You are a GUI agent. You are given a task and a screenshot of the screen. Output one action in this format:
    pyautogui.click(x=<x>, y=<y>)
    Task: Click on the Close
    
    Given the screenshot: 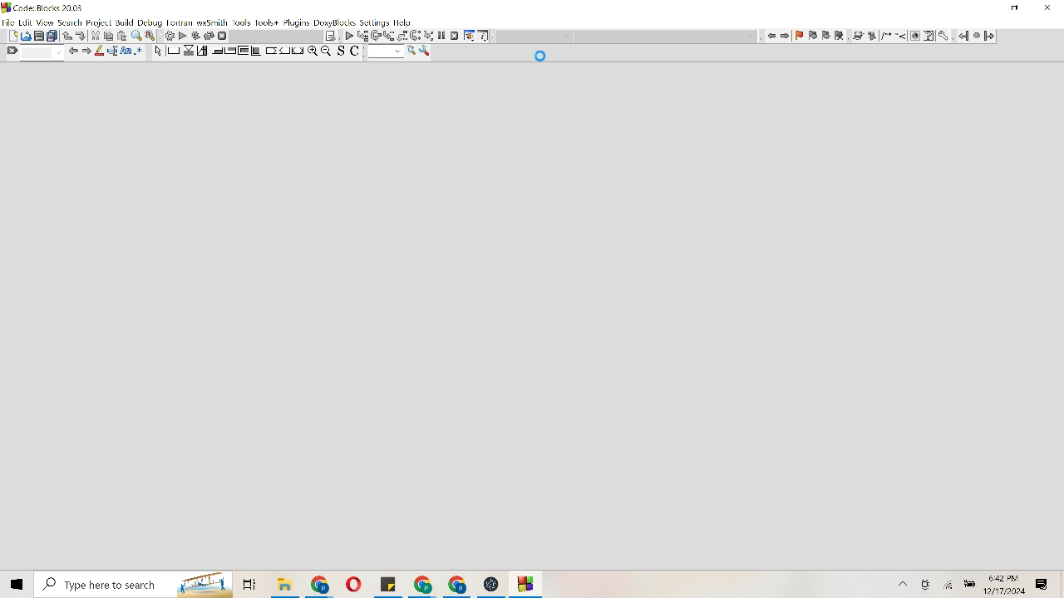 What is the action you would take?
    pyautogui.click(x=1048, y=8)
    